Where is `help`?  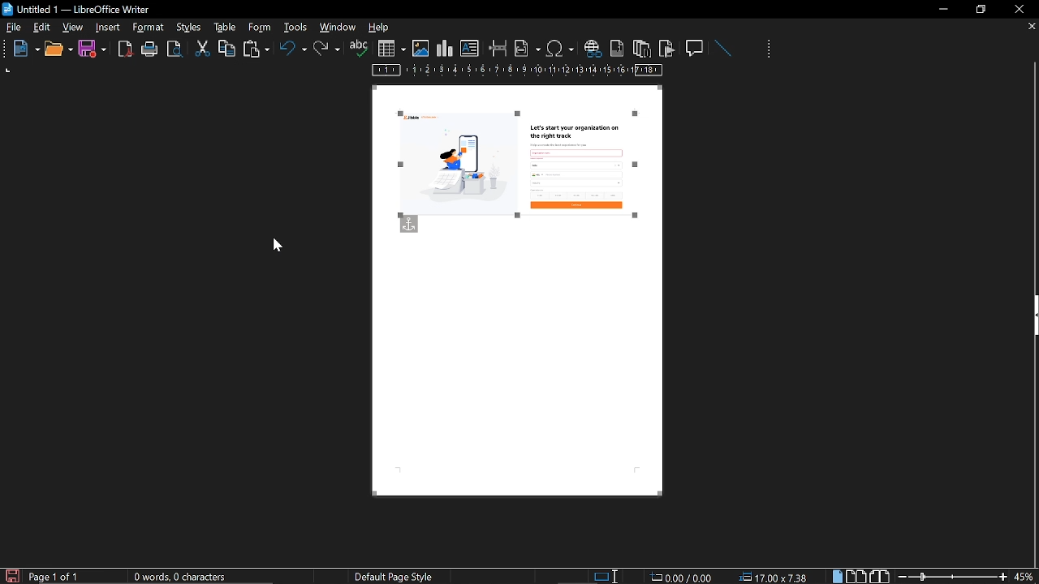 help is located at coordinates (382, 28).